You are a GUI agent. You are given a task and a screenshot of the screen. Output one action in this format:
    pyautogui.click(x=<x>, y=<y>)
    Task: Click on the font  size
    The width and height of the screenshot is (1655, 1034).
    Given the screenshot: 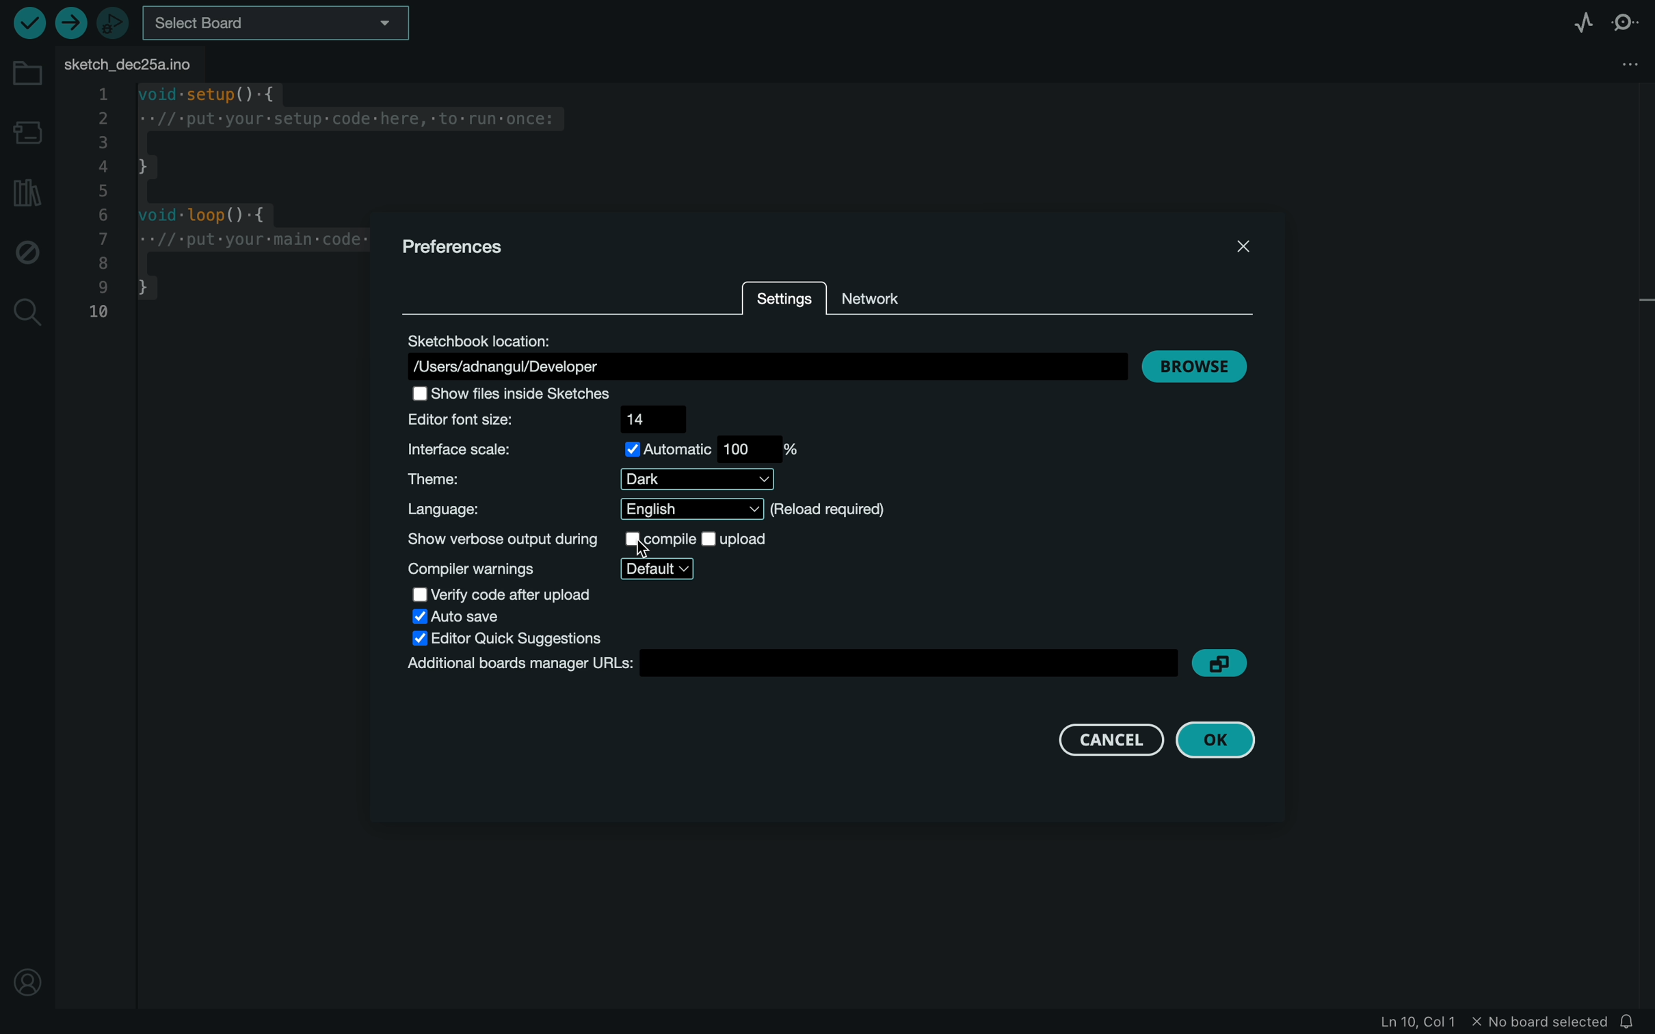 What is the action you would take?
    pyautogui.click(x=559, y=419)
    